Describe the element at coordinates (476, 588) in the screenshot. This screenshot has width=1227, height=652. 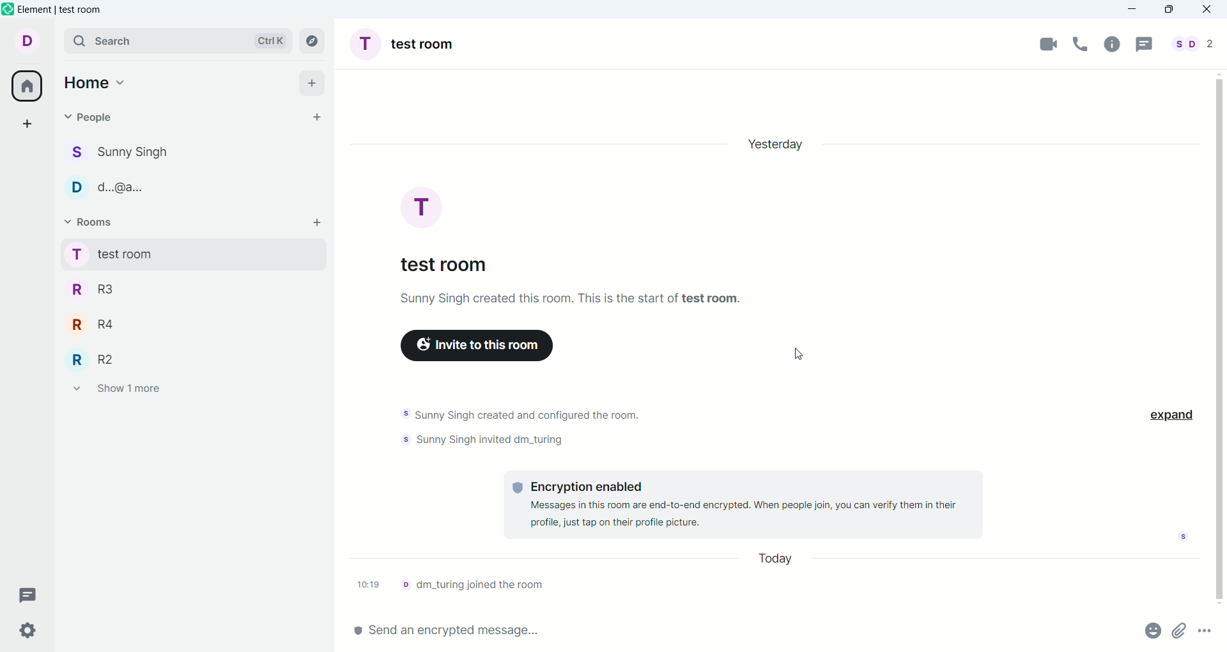
I see `text` at that location.